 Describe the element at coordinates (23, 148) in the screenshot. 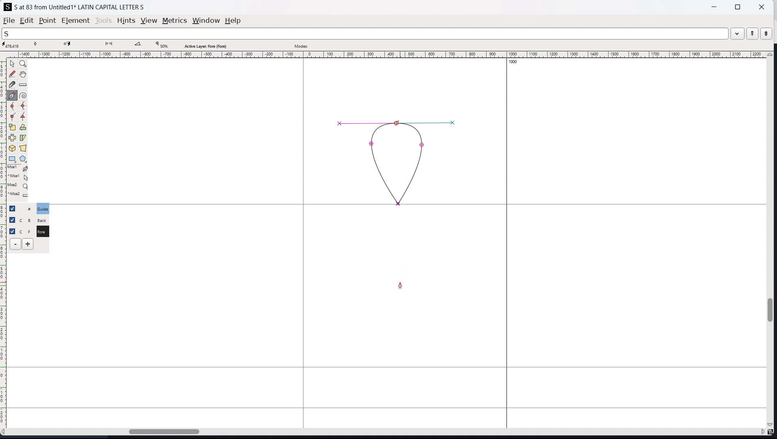

I see `perspective transformation` at that location.